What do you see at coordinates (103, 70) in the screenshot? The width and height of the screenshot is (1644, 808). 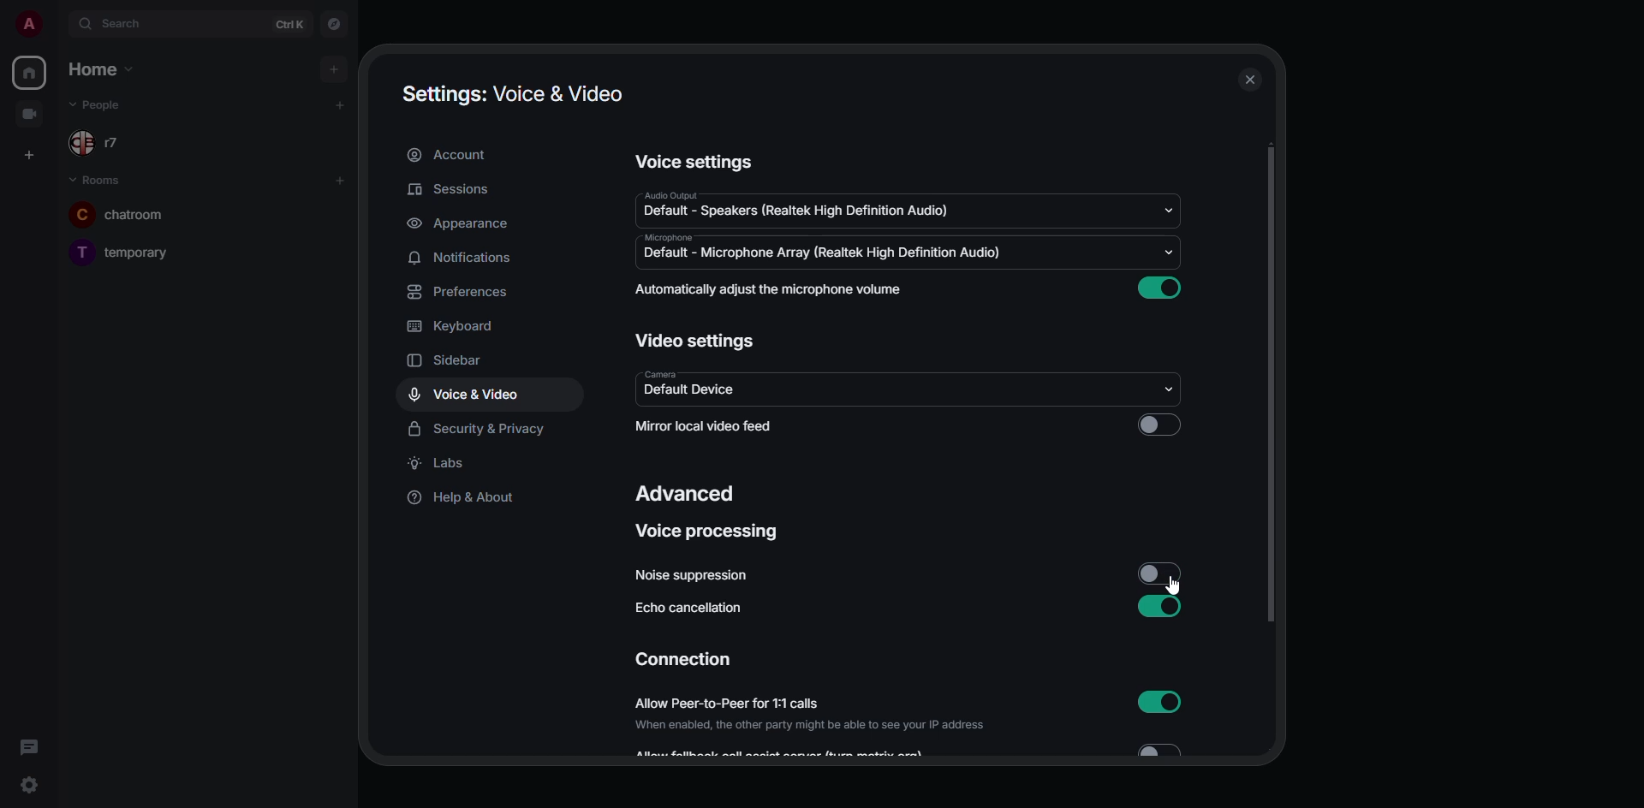 I see `home` at bounding box center [103, 70].